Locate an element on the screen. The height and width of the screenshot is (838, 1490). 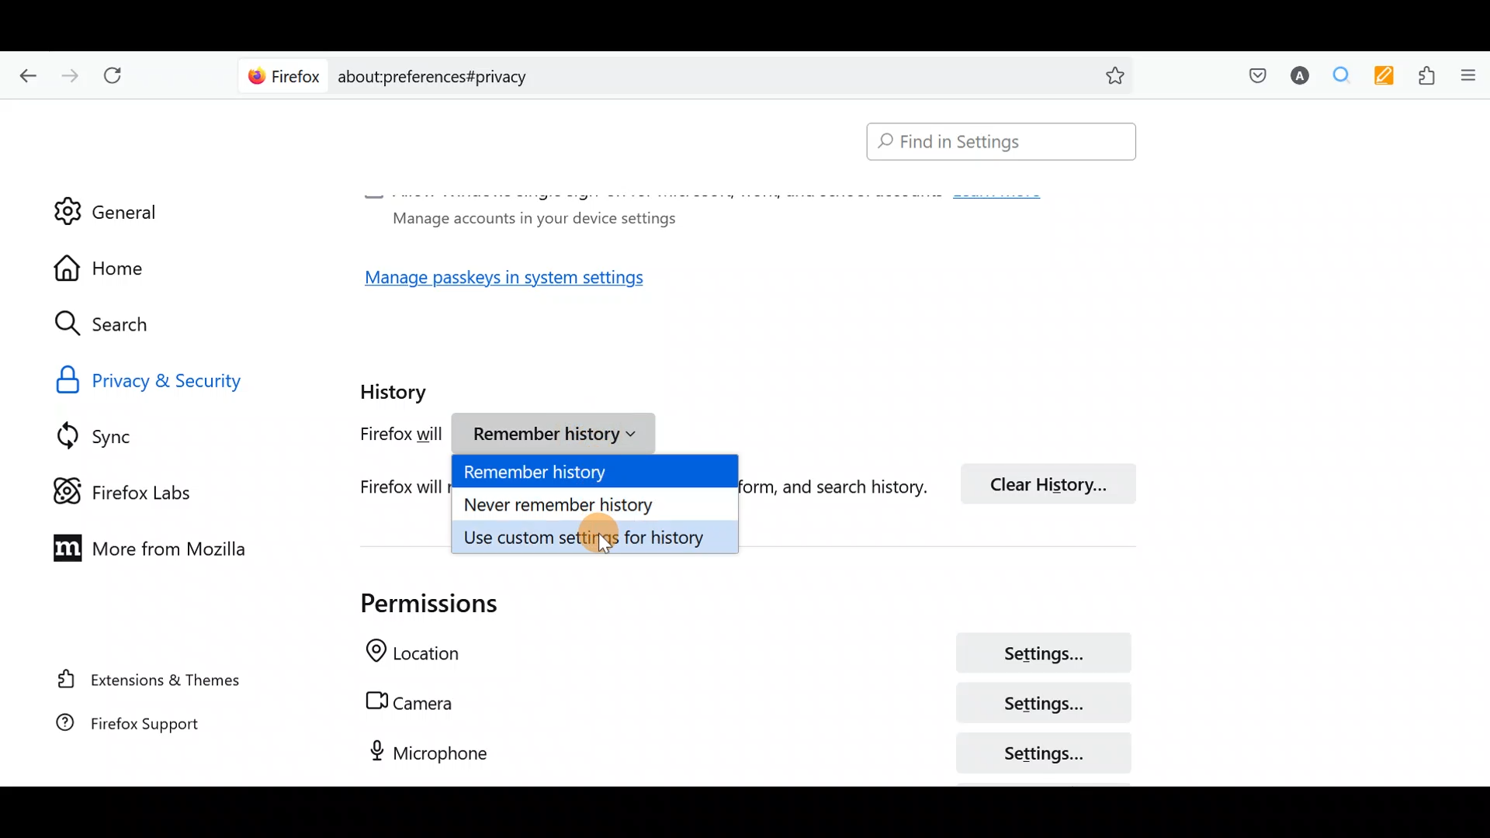
Go back one page is located at coordinates (24, 74).